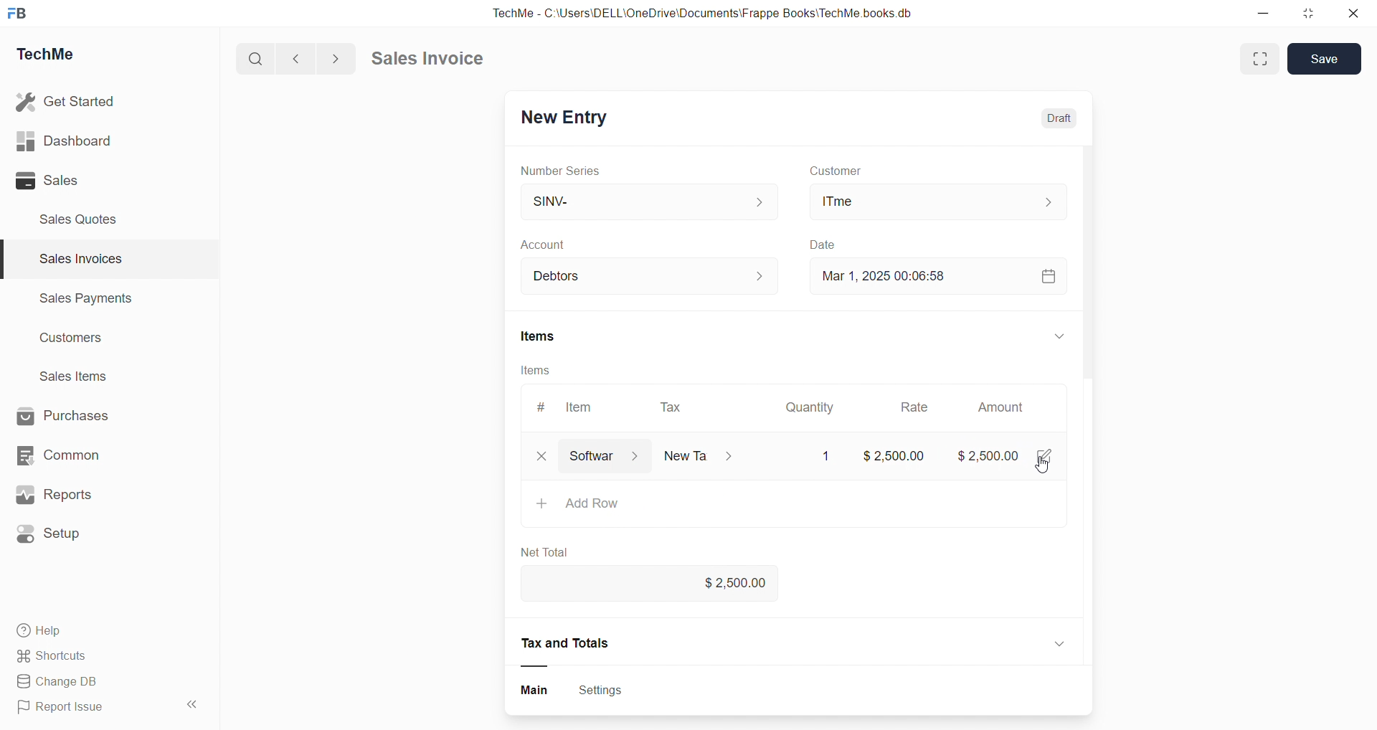 Image resolution: width=1377 pixels, height=730 pixels. Describe the element at coordinates (1258, 58) in the screenshot. I see `Full width` at that location.